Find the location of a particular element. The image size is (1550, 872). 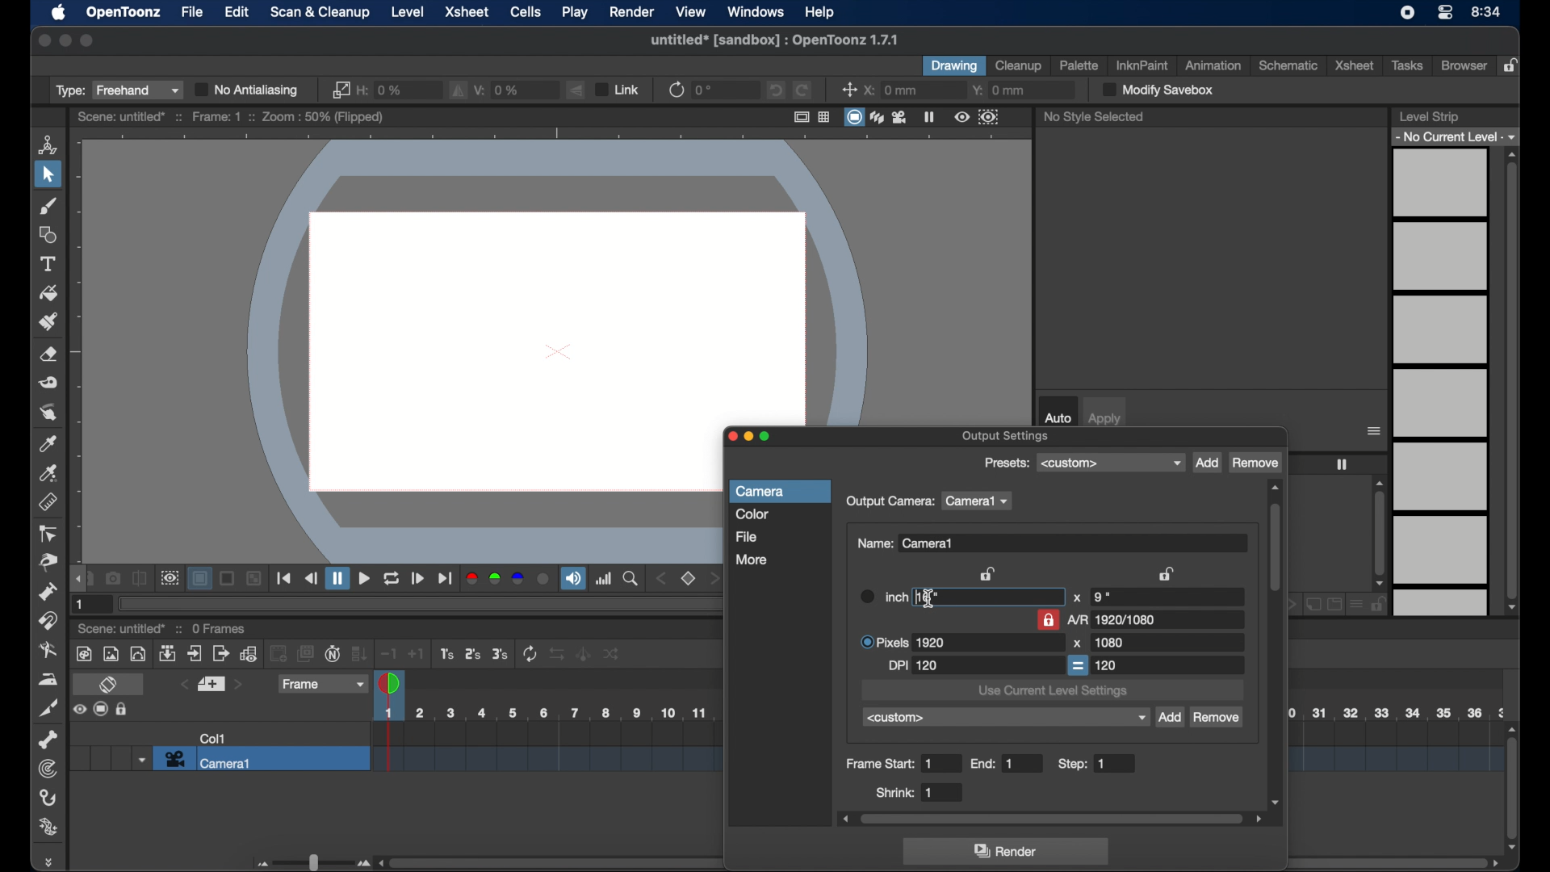

blender tool is located at coordinates (48, 651).